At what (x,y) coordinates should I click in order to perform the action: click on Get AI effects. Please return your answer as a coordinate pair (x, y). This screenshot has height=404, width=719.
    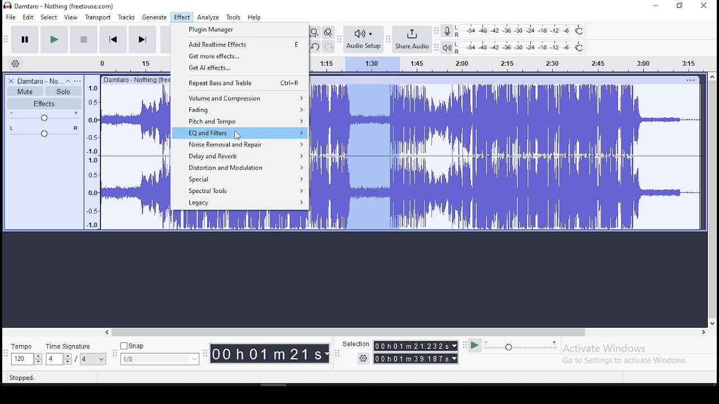
    Looking at the image, I should click on (240, 68).